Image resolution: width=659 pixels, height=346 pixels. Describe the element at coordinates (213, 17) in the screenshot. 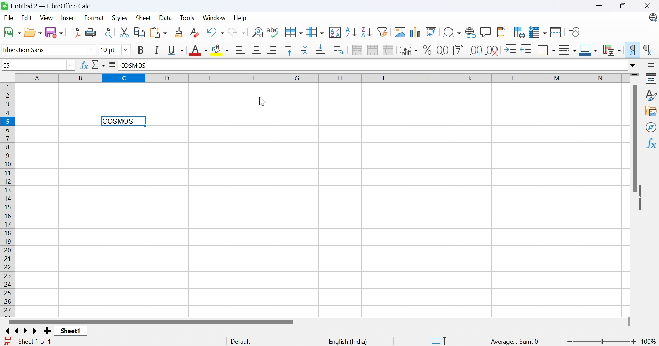

I see `Window` at that location.